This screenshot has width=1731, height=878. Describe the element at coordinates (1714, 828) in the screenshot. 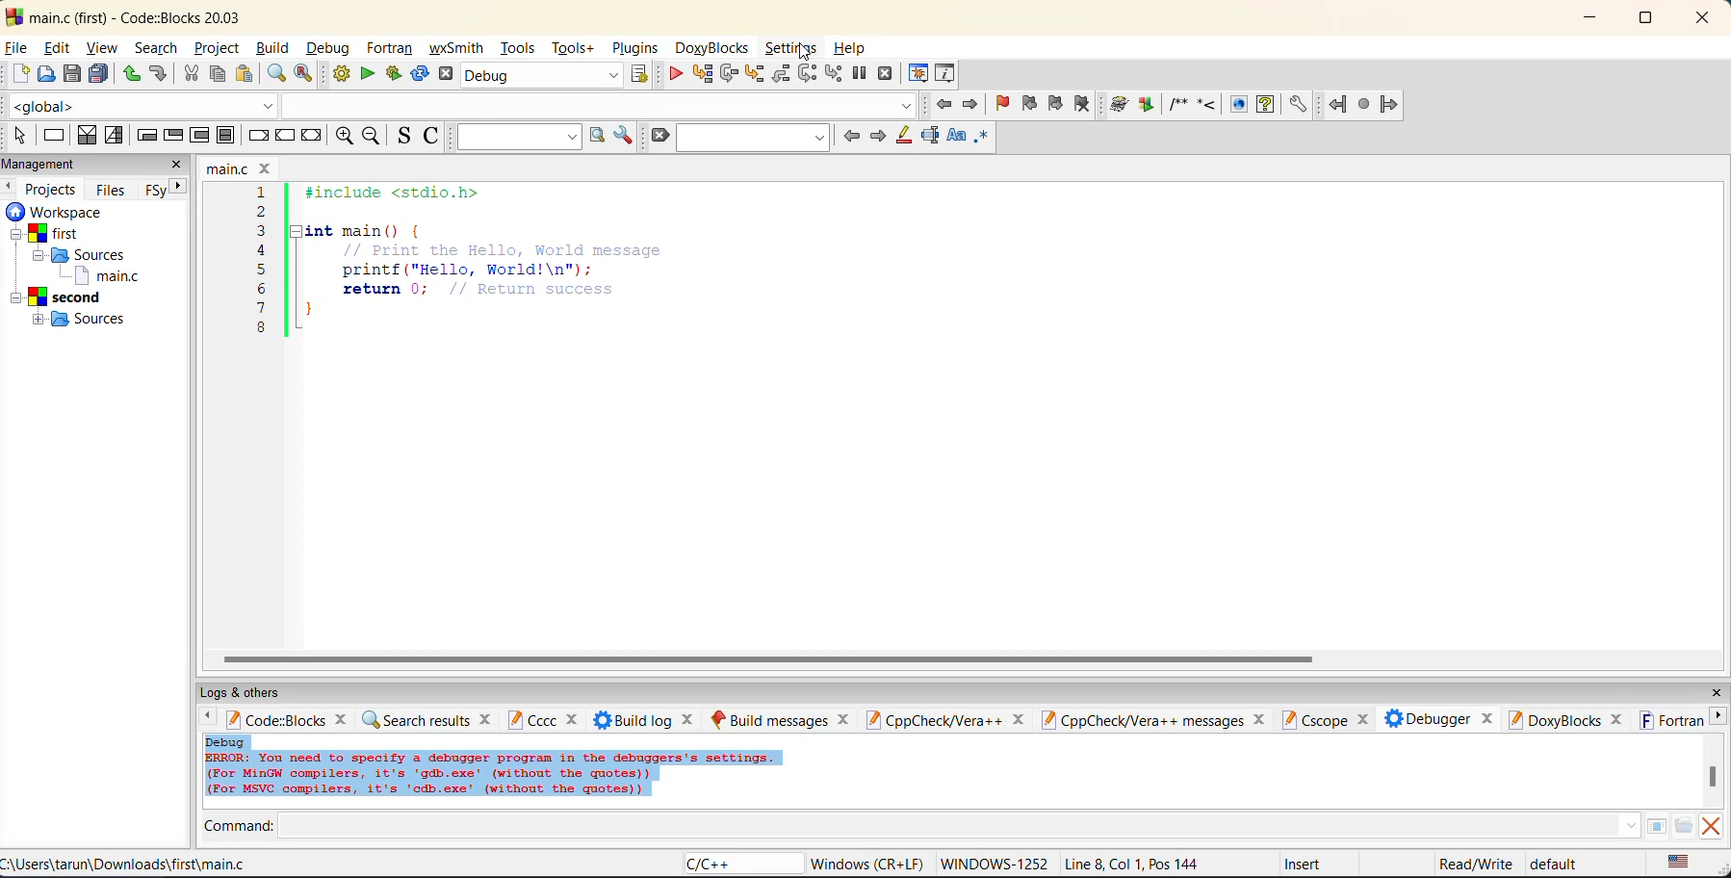

I see `clear output window` at that location.